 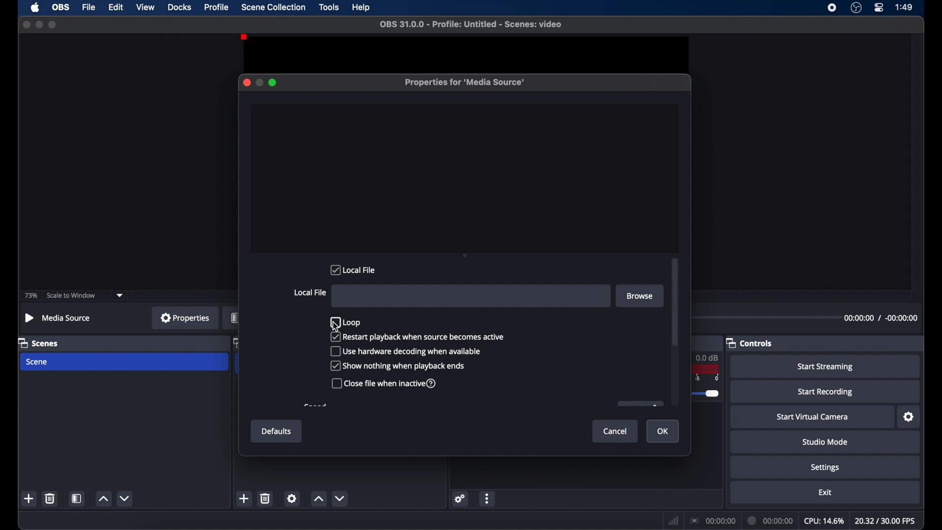 What do you see at coordinates (640, 404) in the screenshot?
I see `obscure icon` at bounding box center [640, 404].